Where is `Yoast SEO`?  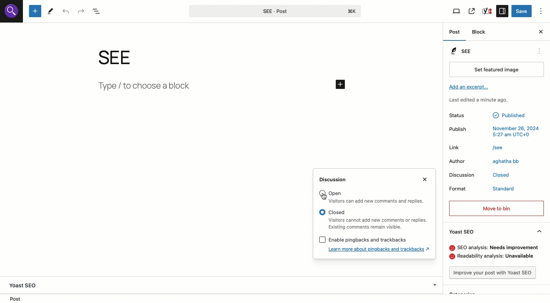
Yoast SEO is located at coordinates (26, 284).